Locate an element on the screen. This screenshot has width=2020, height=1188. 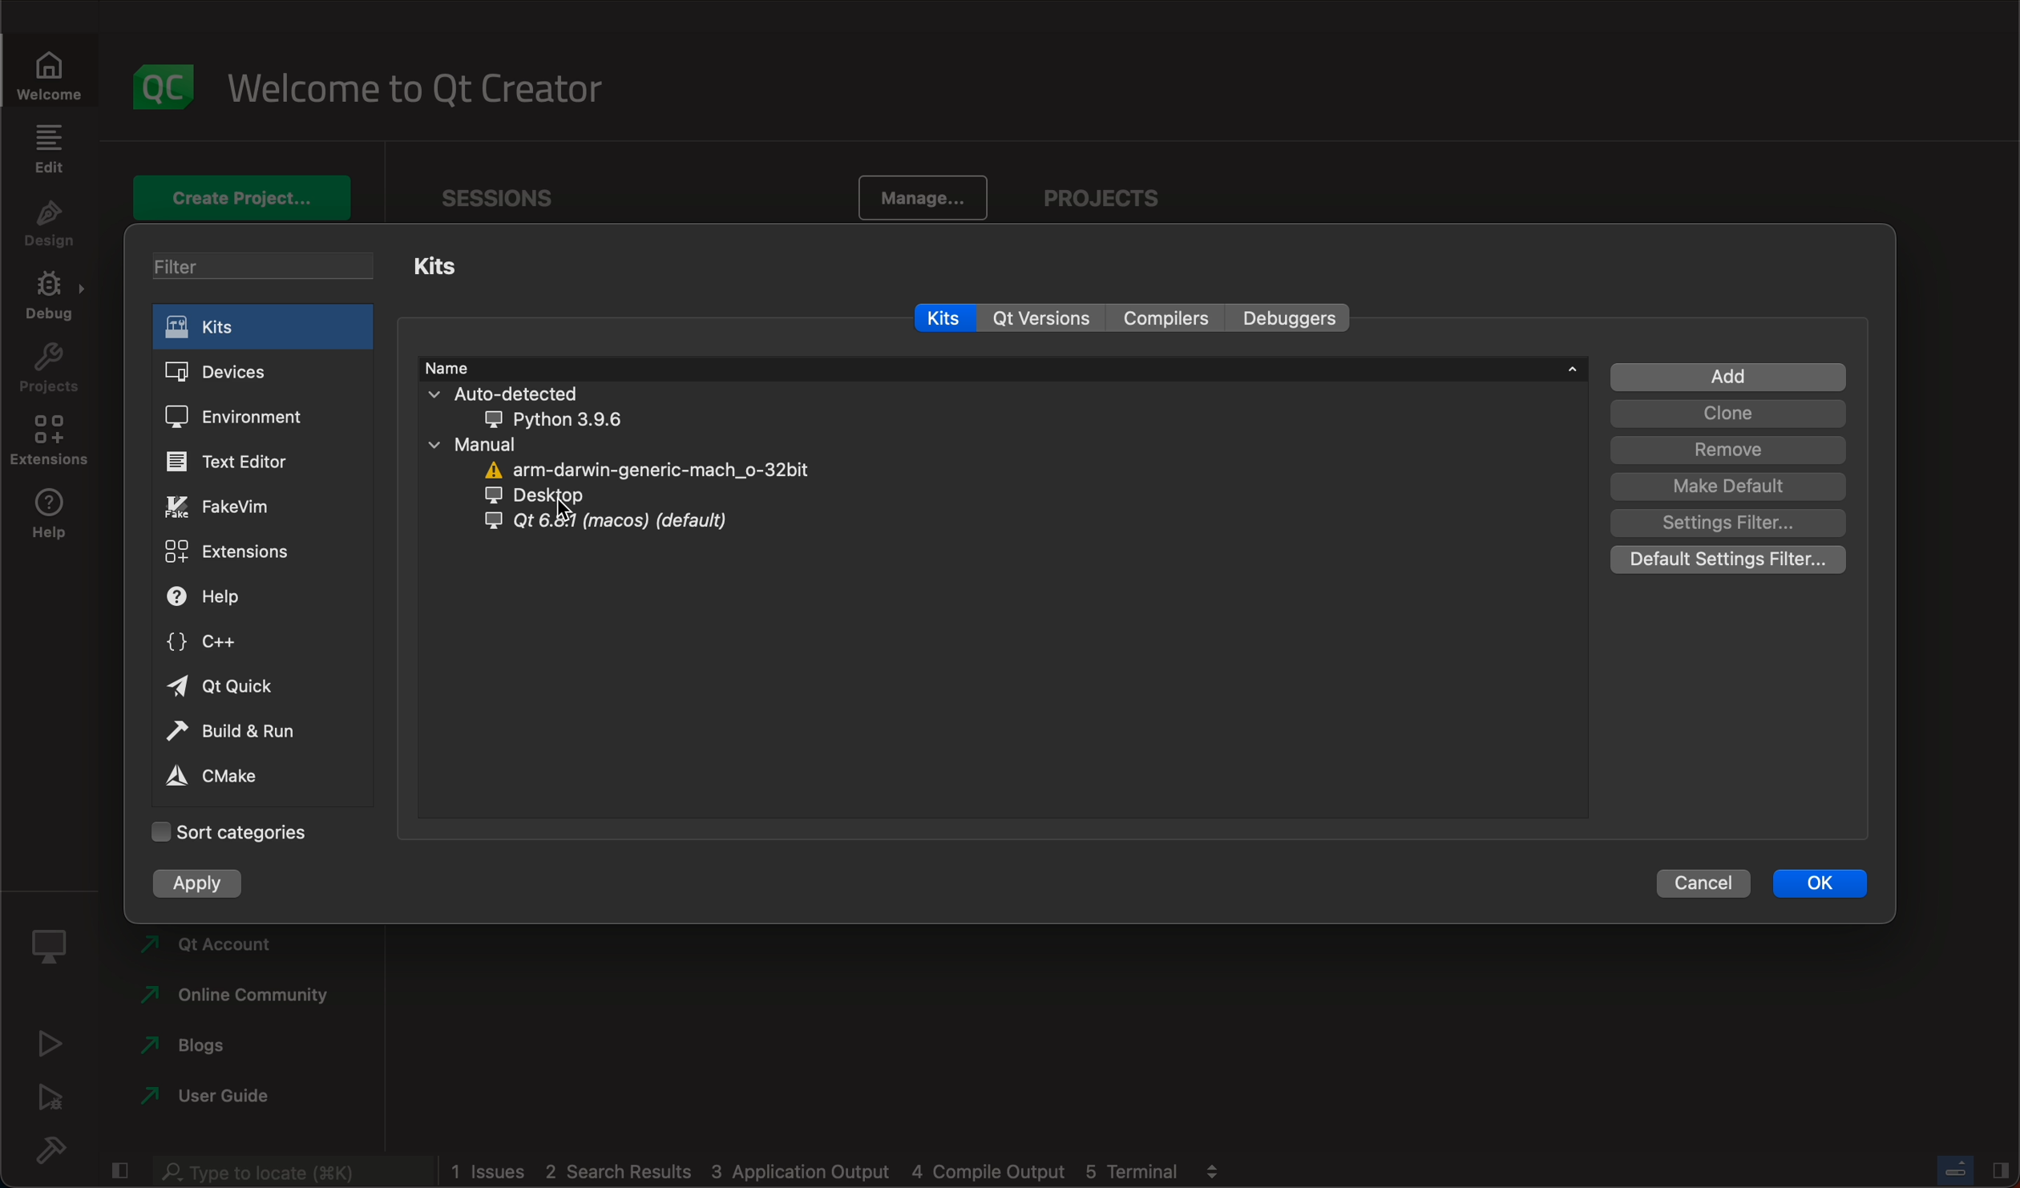
manage is located at coordinates (923, 195).